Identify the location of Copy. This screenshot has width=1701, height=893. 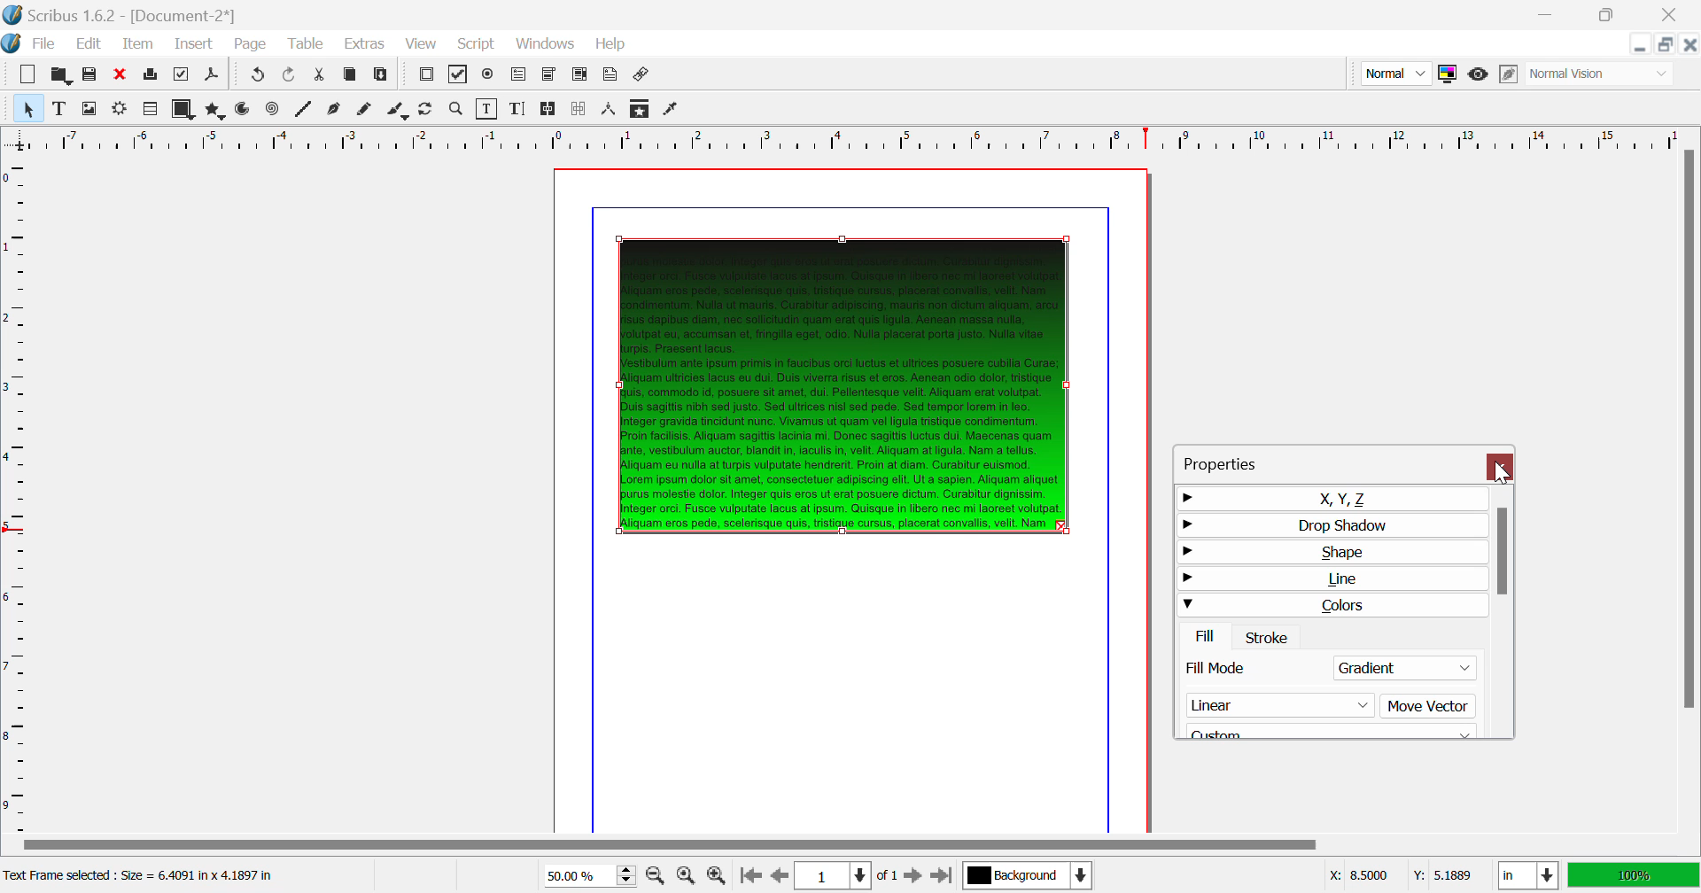
(351, 78).